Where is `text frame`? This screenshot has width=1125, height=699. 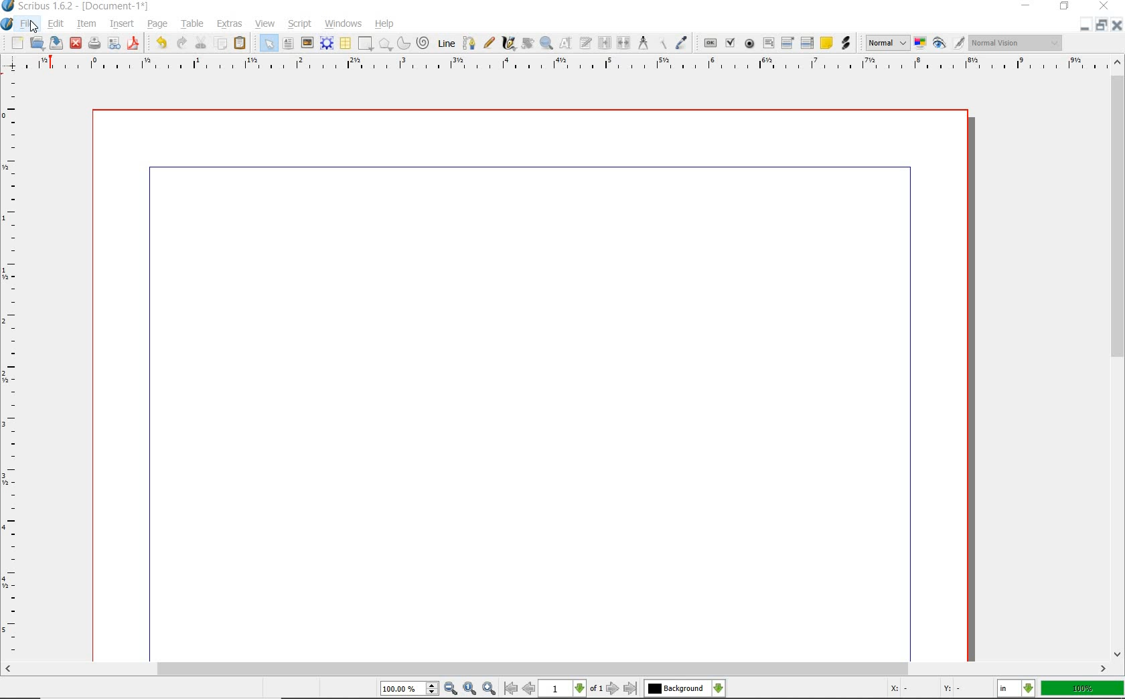 text frame is located at coordinates (288, 44).